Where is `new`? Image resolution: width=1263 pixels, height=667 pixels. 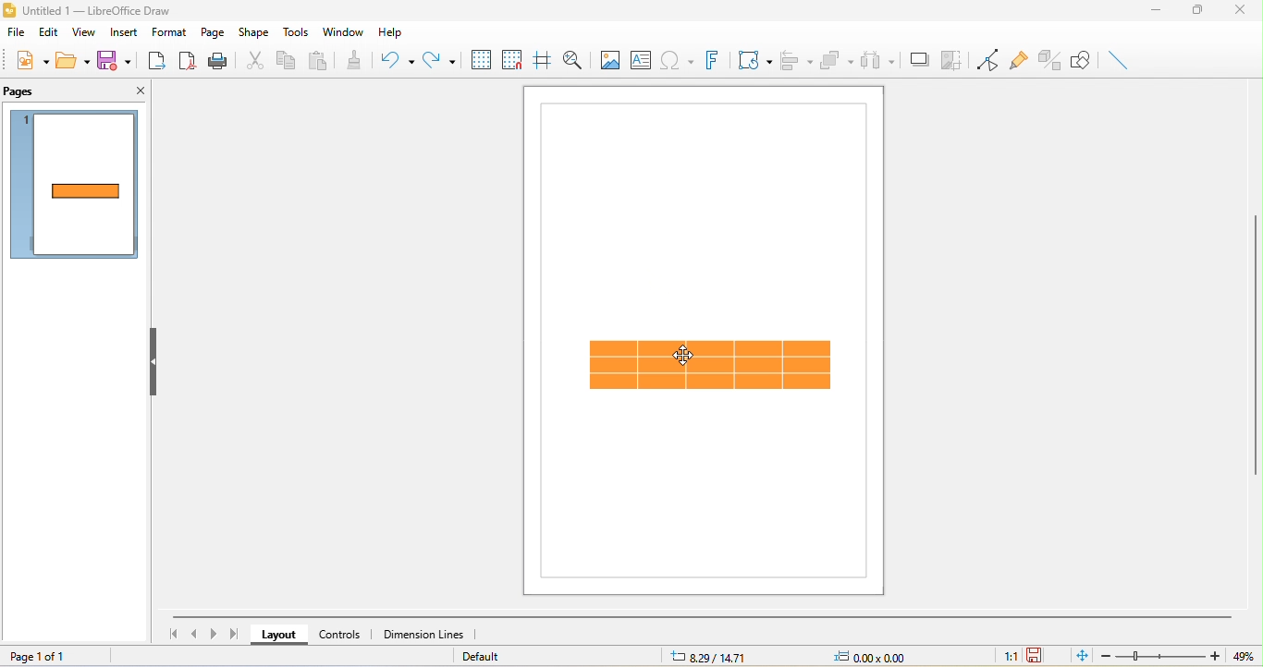 new is located at coordinates (31, 59).